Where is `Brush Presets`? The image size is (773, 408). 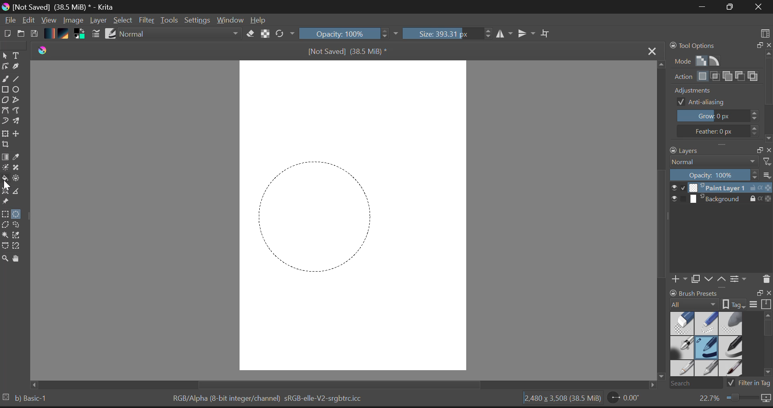
Brush Presets is located at coordinates (112, 33).